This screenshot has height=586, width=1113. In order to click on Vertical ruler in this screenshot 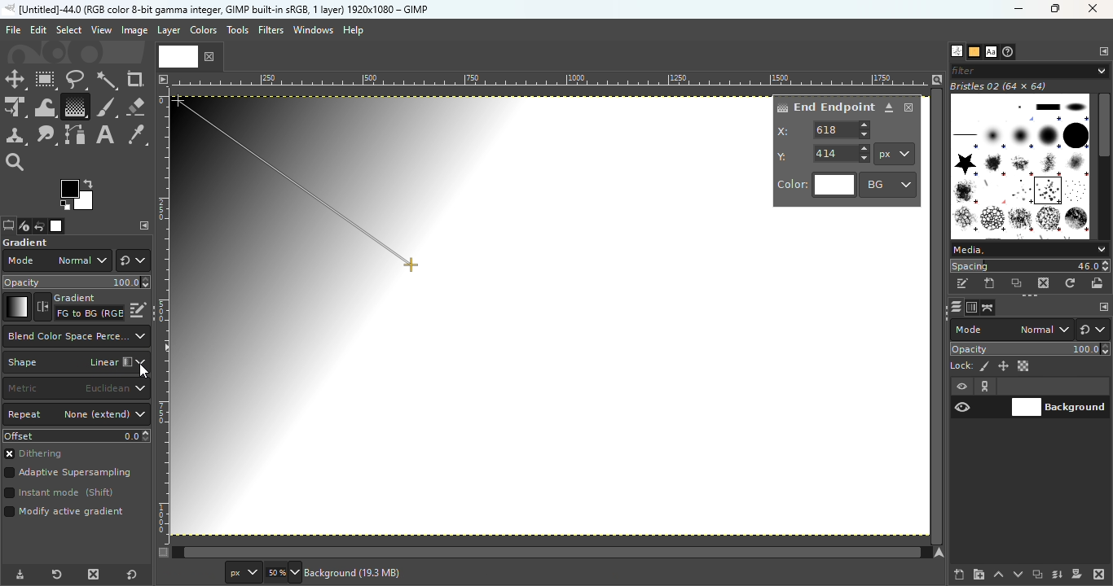, I will do `click(163, 315)`.